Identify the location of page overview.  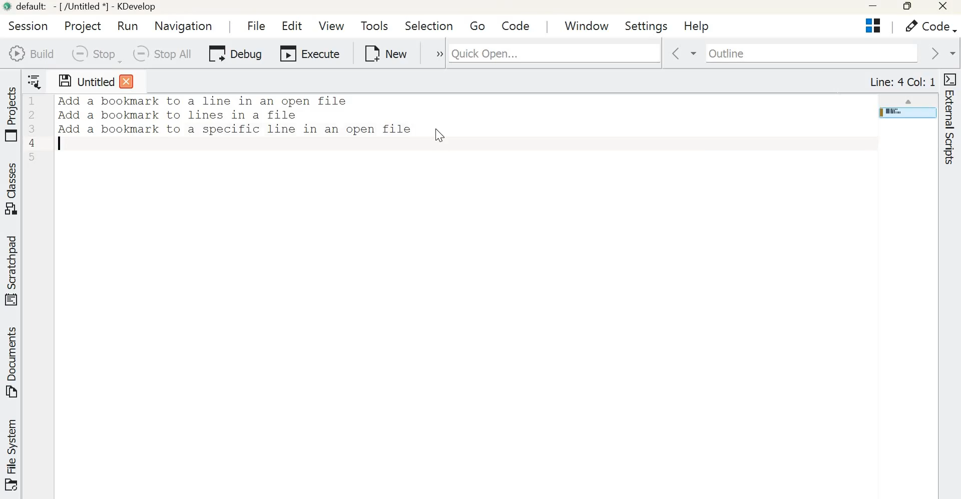
(908, 115).